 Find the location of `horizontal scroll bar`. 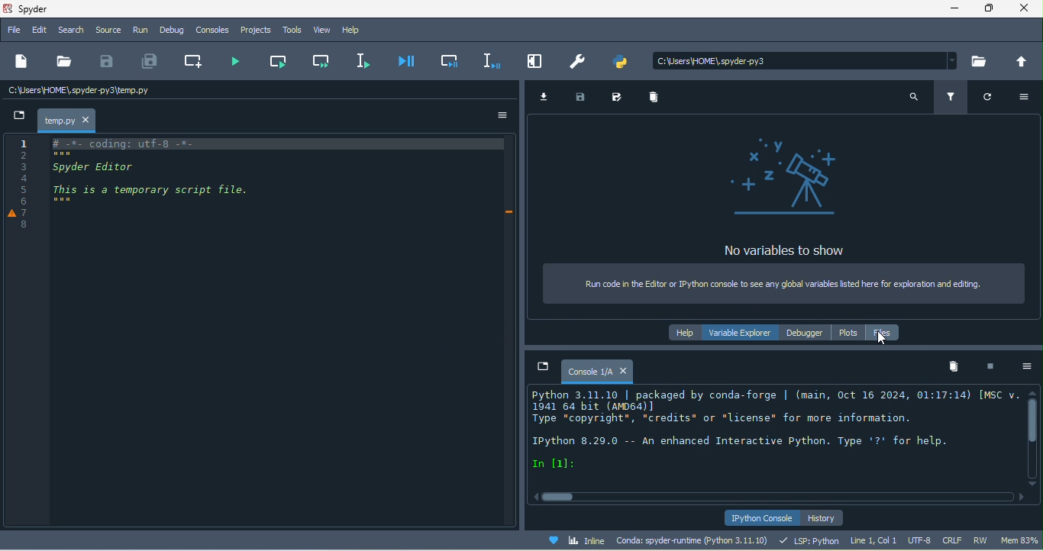

horizontal scroll bar is located at coordinates (777, 498).